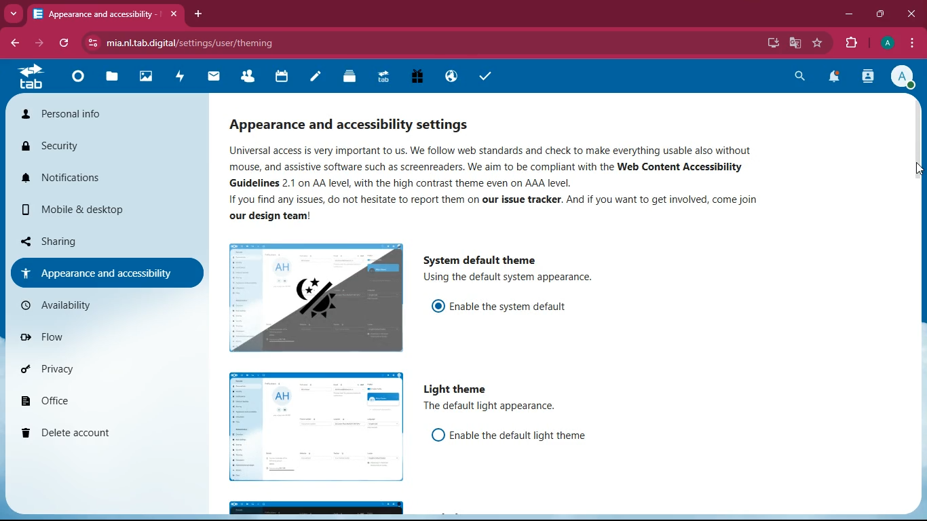  Describe the element at coordinates (214, 77) in the screenshot. I see `mail` at that location.